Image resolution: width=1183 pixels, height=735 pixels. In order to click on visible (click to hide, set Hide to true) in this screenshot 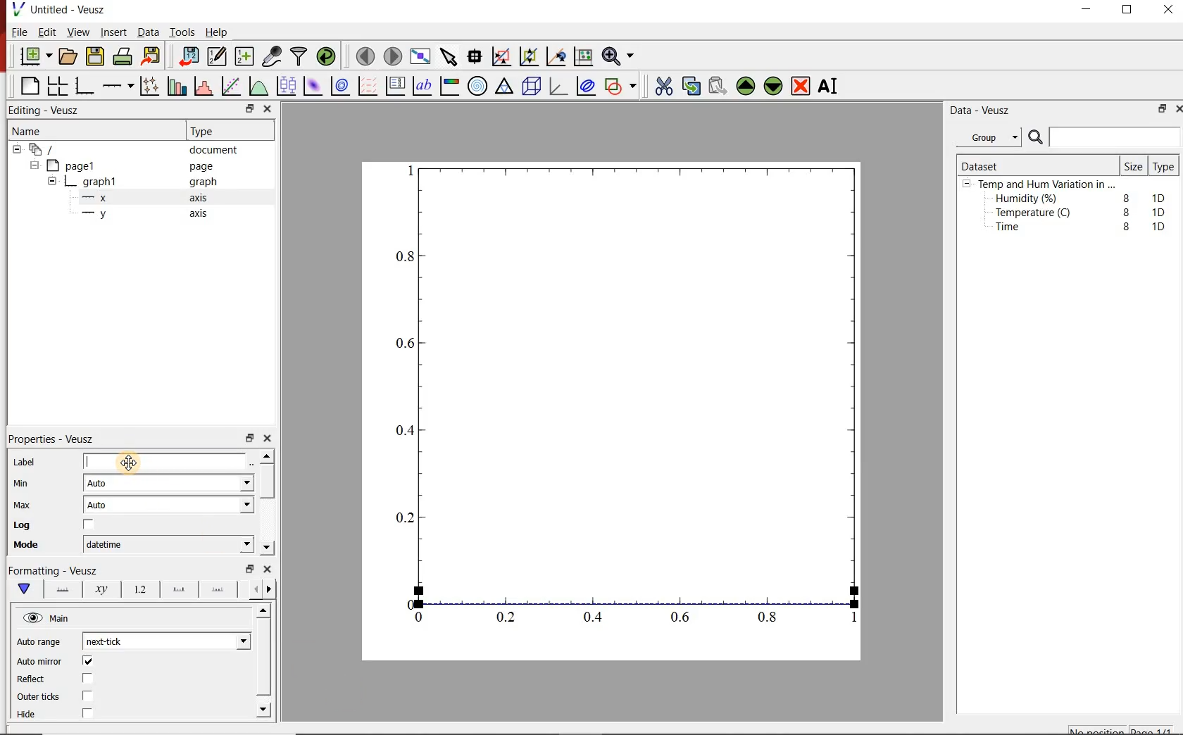, I will do `click(31, 619)`.